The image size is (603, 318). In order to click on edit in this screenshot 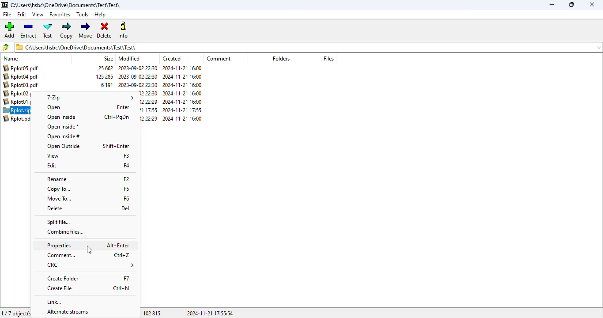, I will do `click(22, 15)`.